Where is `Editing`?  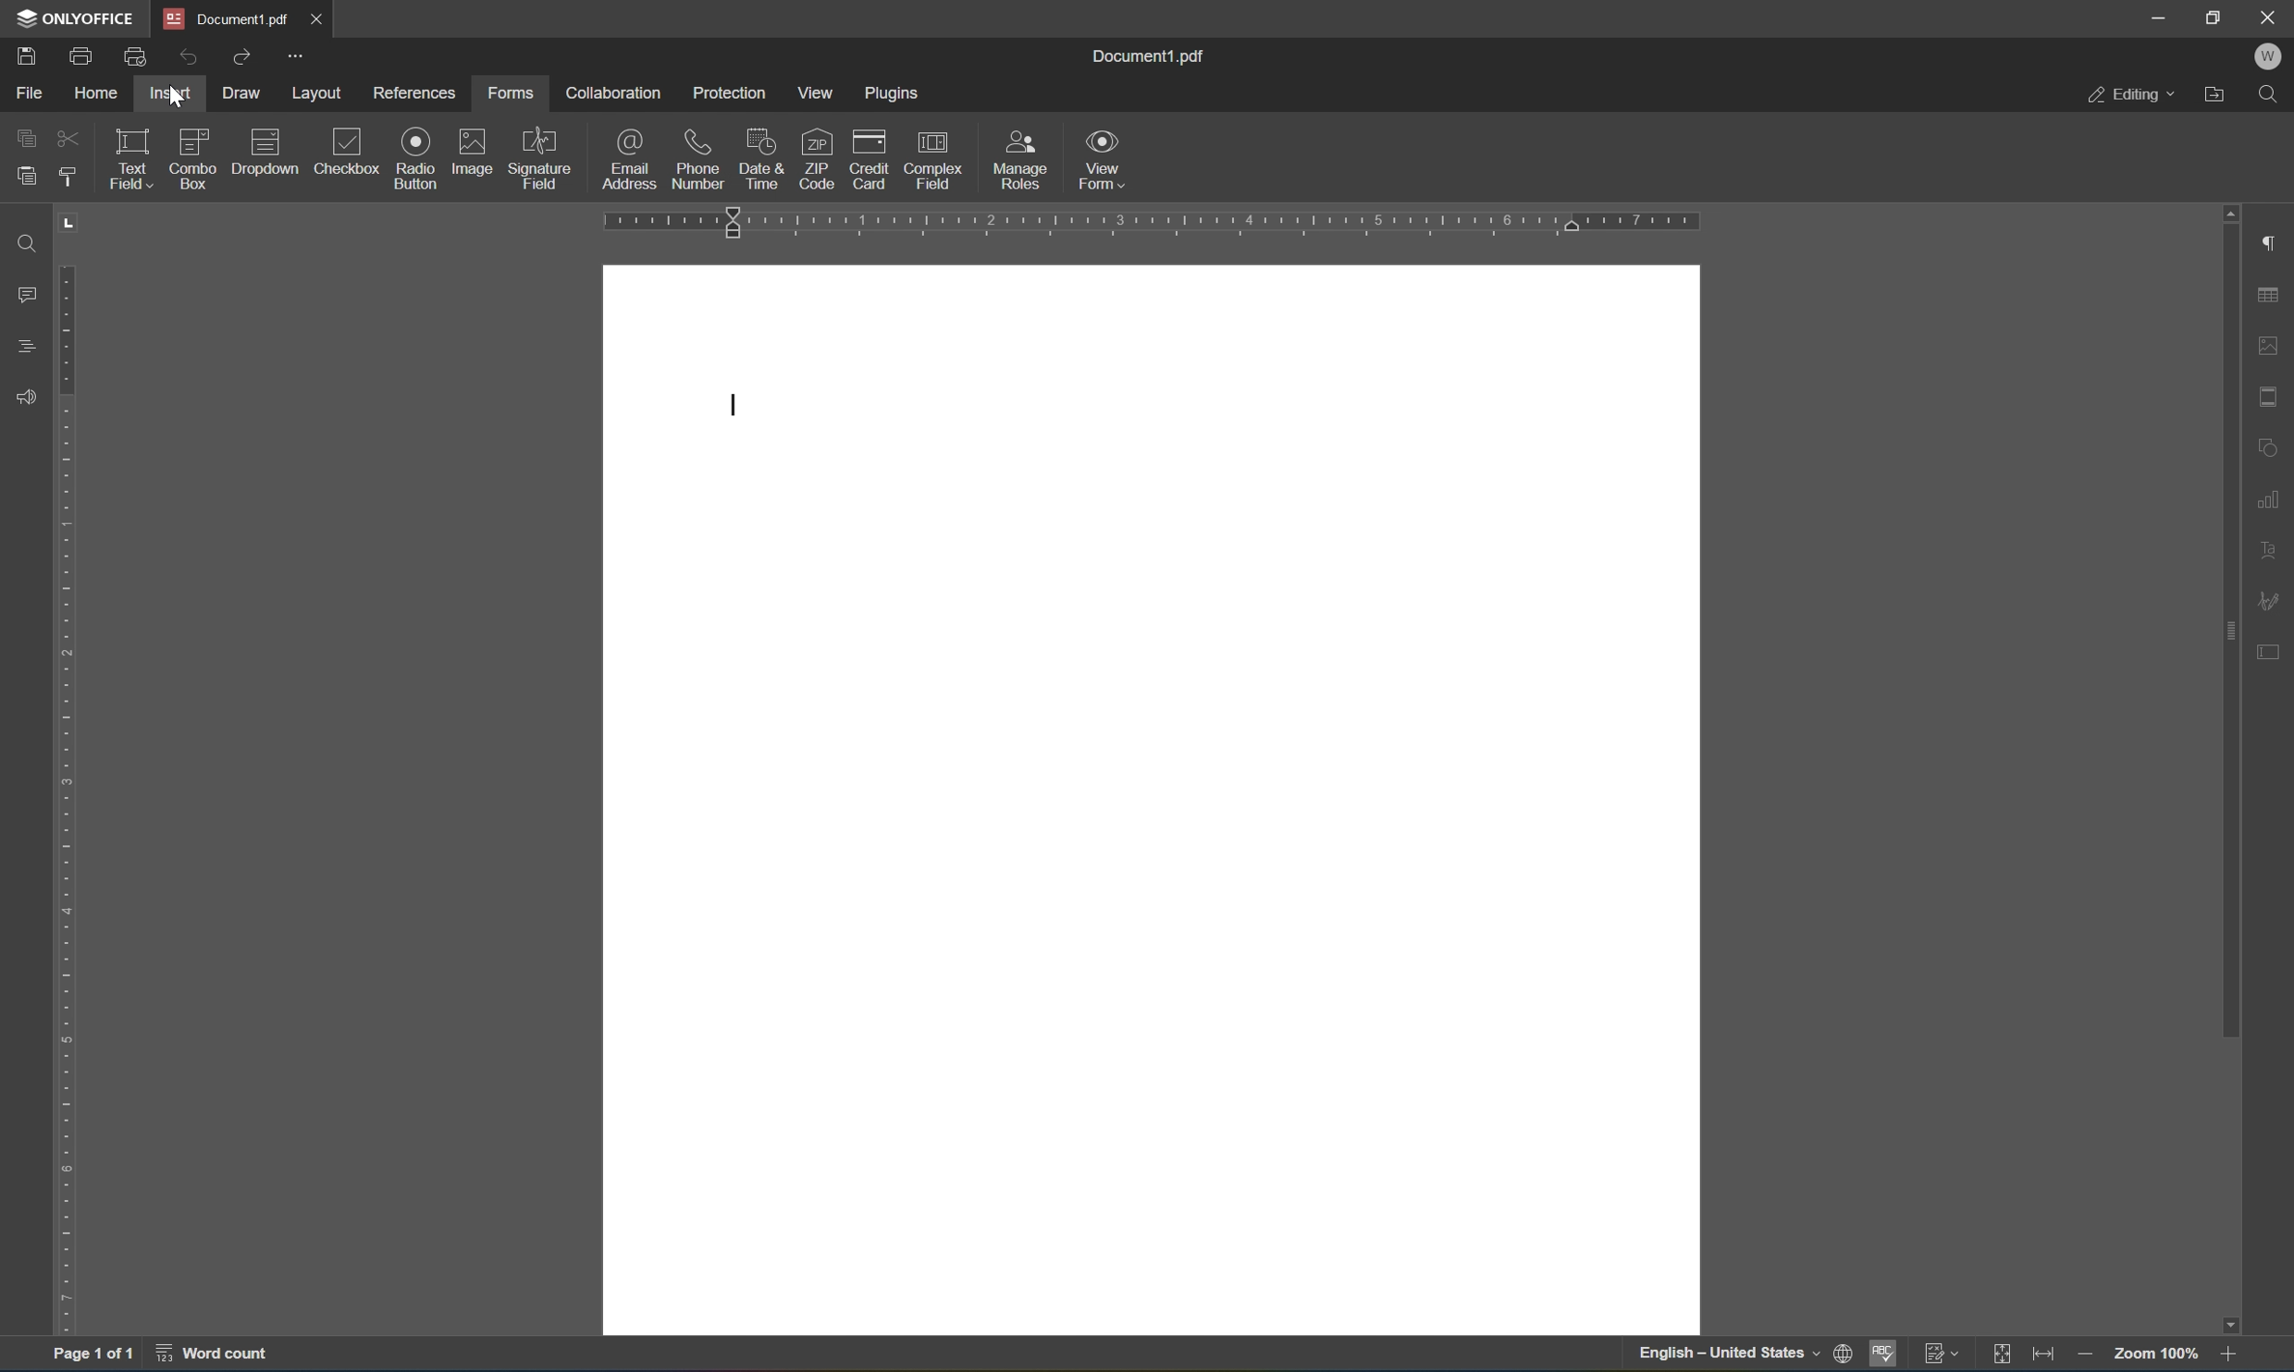 Editing is located at coordinates (2131, 96).